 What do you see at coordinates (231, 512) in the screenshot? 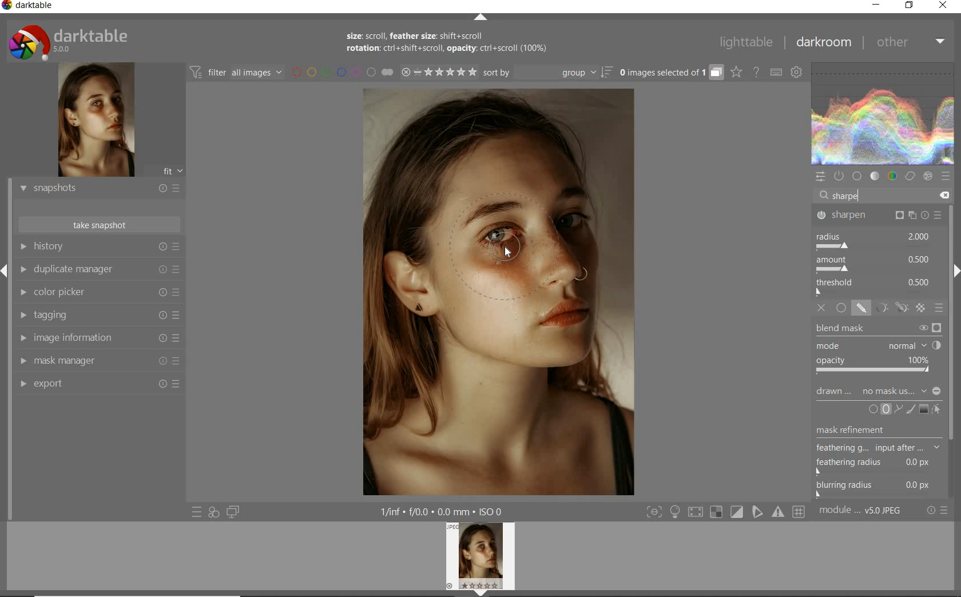
I see `display a second darkroom image below` at bounding box center [231, 512].